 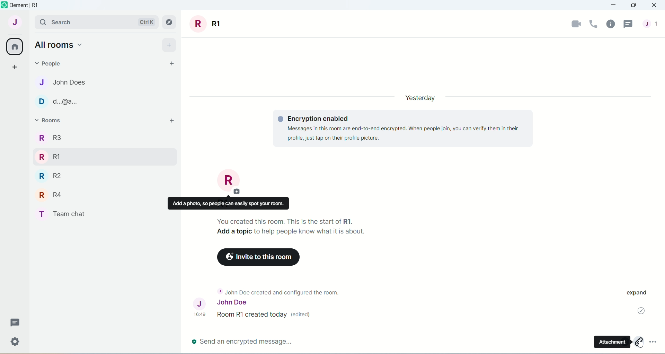 What do you see at coordinates (143, 22) in the screenshot?
I see `Ctrl K` at bounding box center [143, 22].